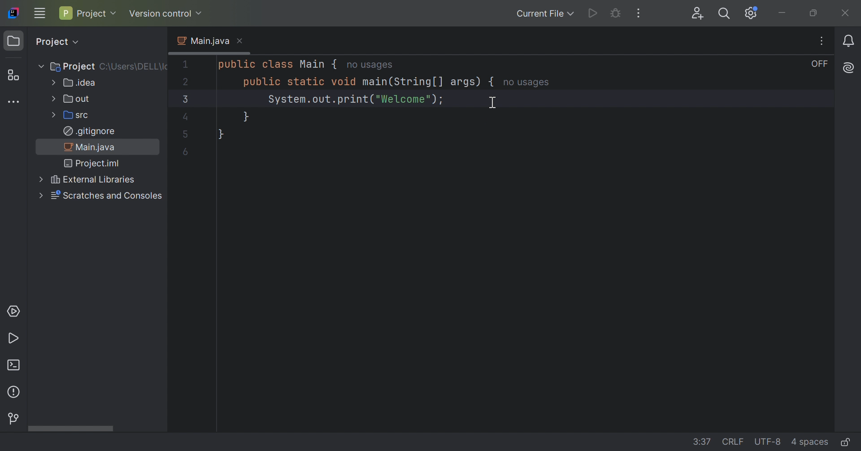  I want to click on 1, so click(186, 64).